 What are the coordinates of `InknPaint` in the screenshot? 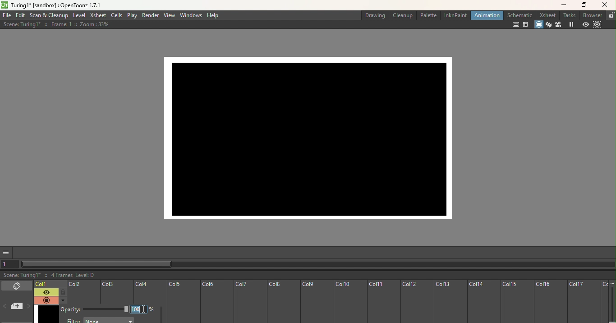 It's located at (455, 15).